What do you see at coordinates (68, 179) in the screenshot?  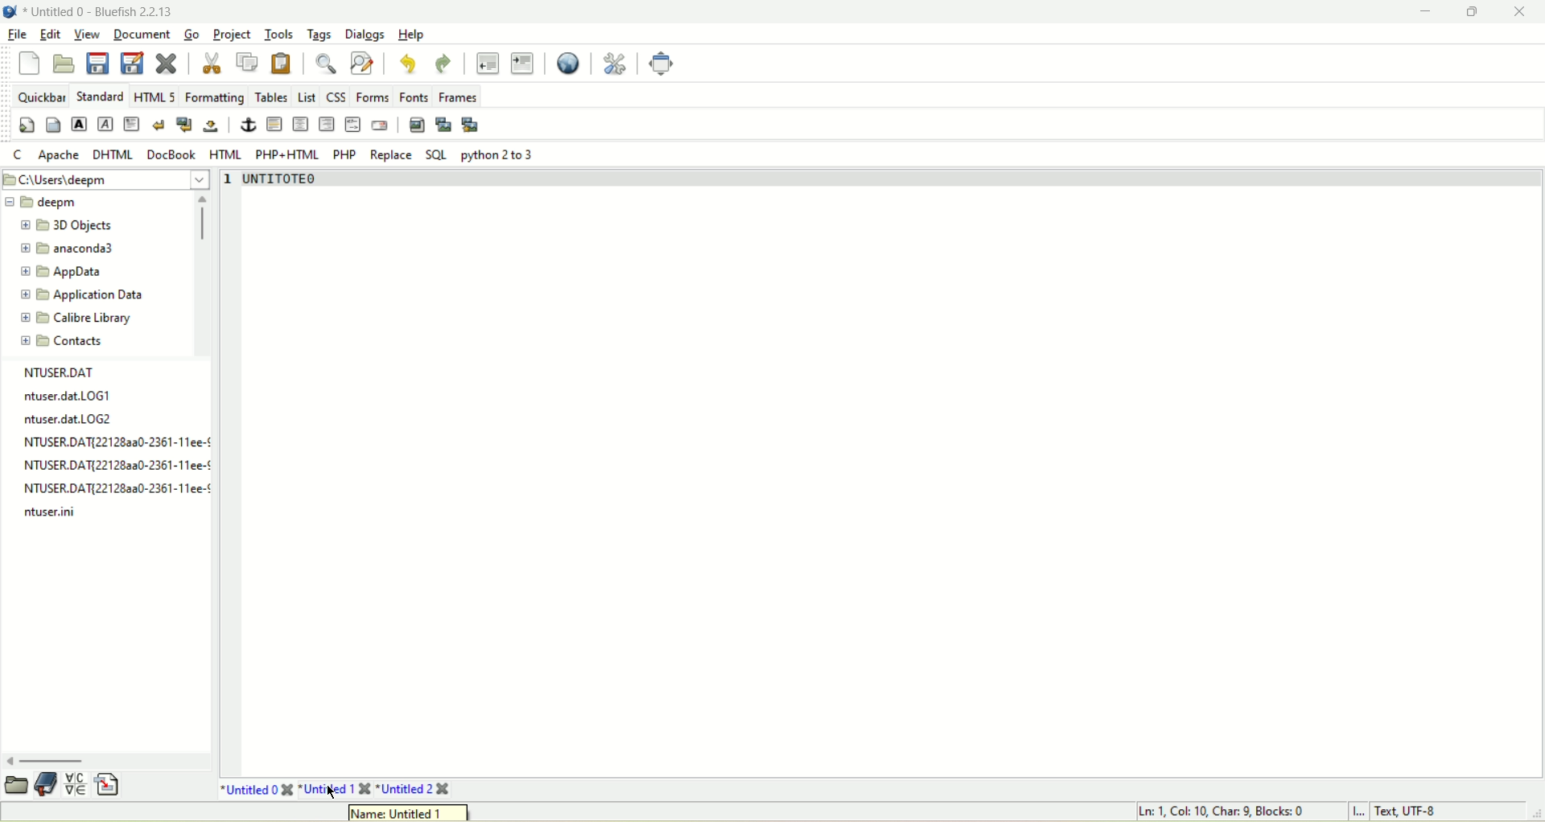 I see `file location` at bounding box center [68, 179].